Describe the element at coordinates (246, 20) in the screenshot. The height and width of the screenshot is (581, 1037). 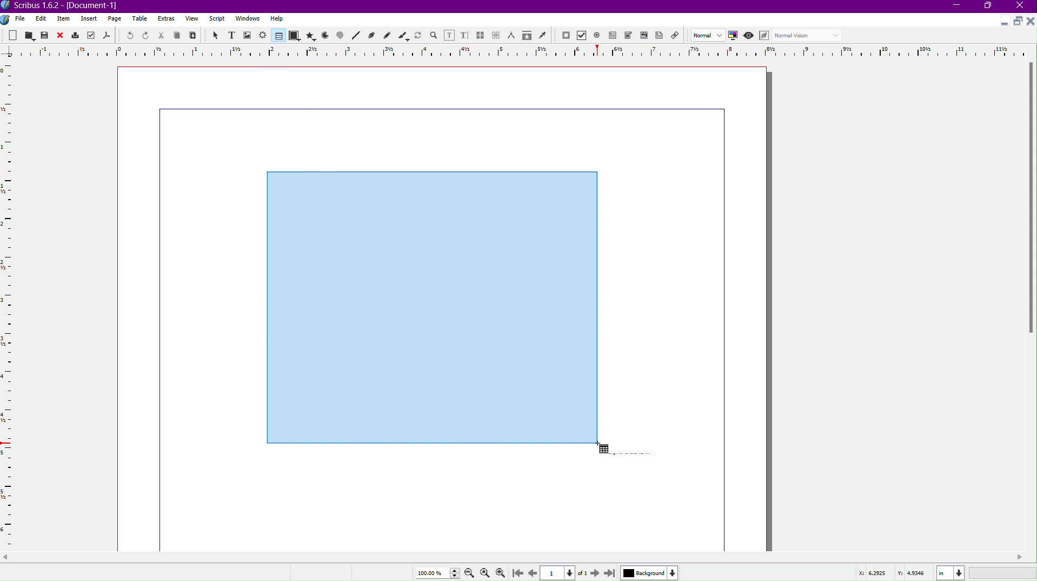
I see `Window` at that location.